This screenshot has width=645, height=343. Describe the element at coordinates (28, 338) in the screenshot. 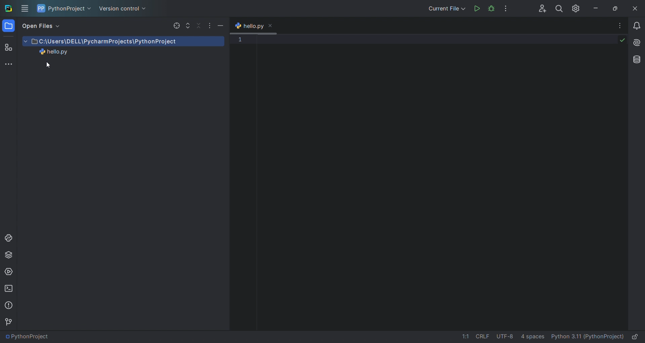

I see `file path` at that location.